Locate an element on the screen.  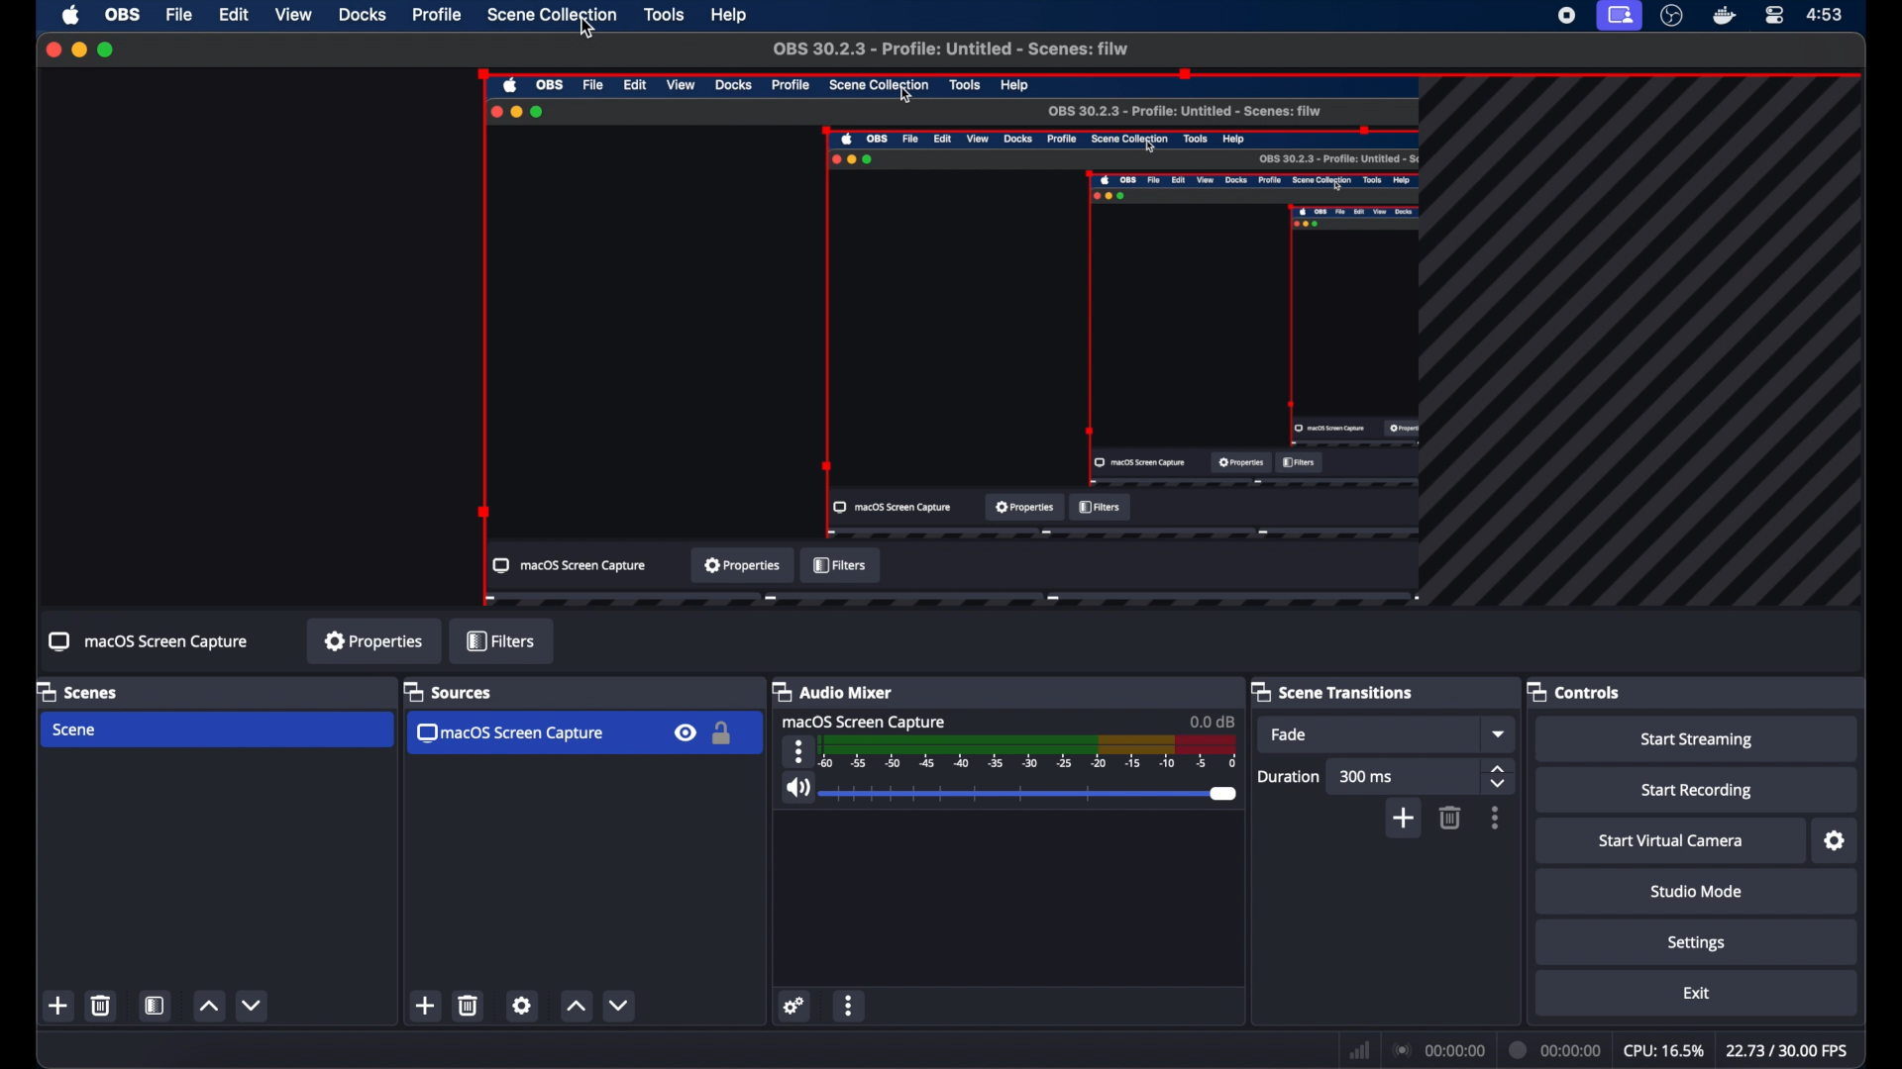
macos screen capture is located at coordinates (516, 734).